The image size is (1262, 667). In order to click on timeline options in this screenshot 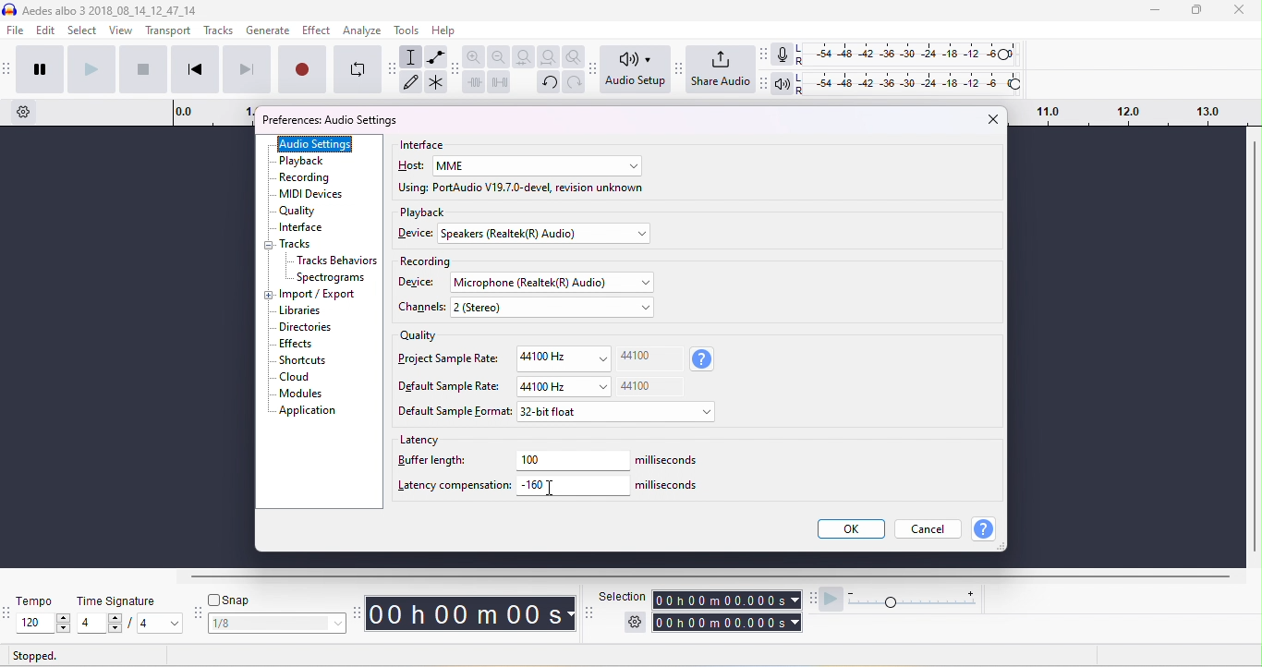, I will do `click(24, 112)`.